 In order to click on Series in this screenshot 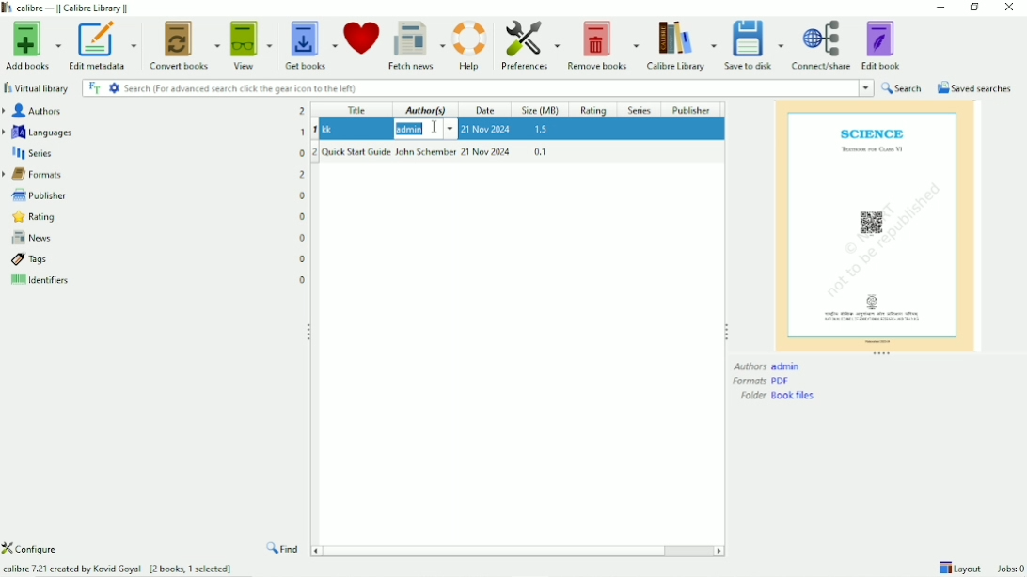, I will do `click(153, 154)`.